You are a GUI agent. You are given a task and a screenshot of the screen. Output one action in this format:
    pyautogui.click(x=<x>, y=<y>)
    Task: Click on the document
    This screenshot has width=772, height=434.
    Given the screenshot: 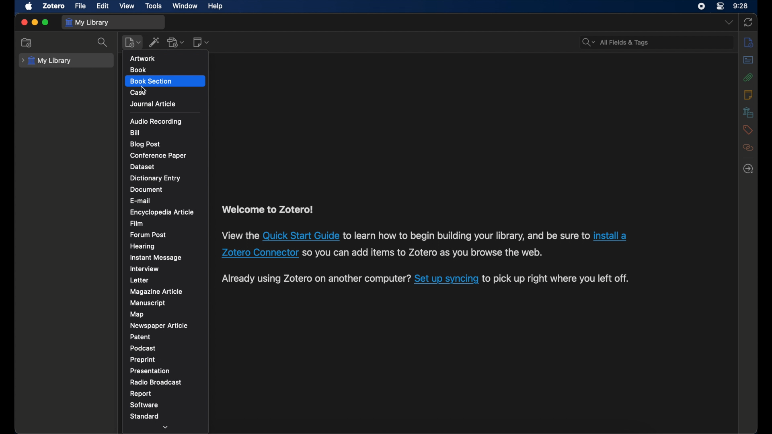 What is the action you would take?
    pyautogui.click(x=147, y=190)
    